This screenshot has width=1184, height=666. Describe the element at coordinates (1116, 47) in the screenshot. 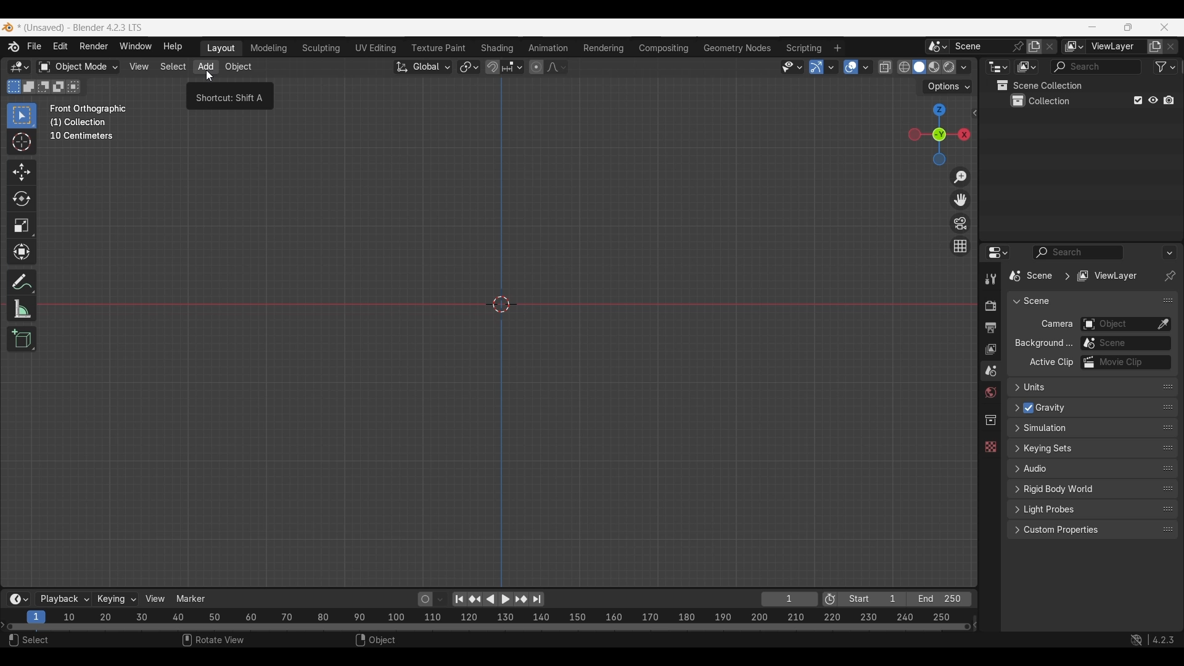

I see `Name view layer` at that location.